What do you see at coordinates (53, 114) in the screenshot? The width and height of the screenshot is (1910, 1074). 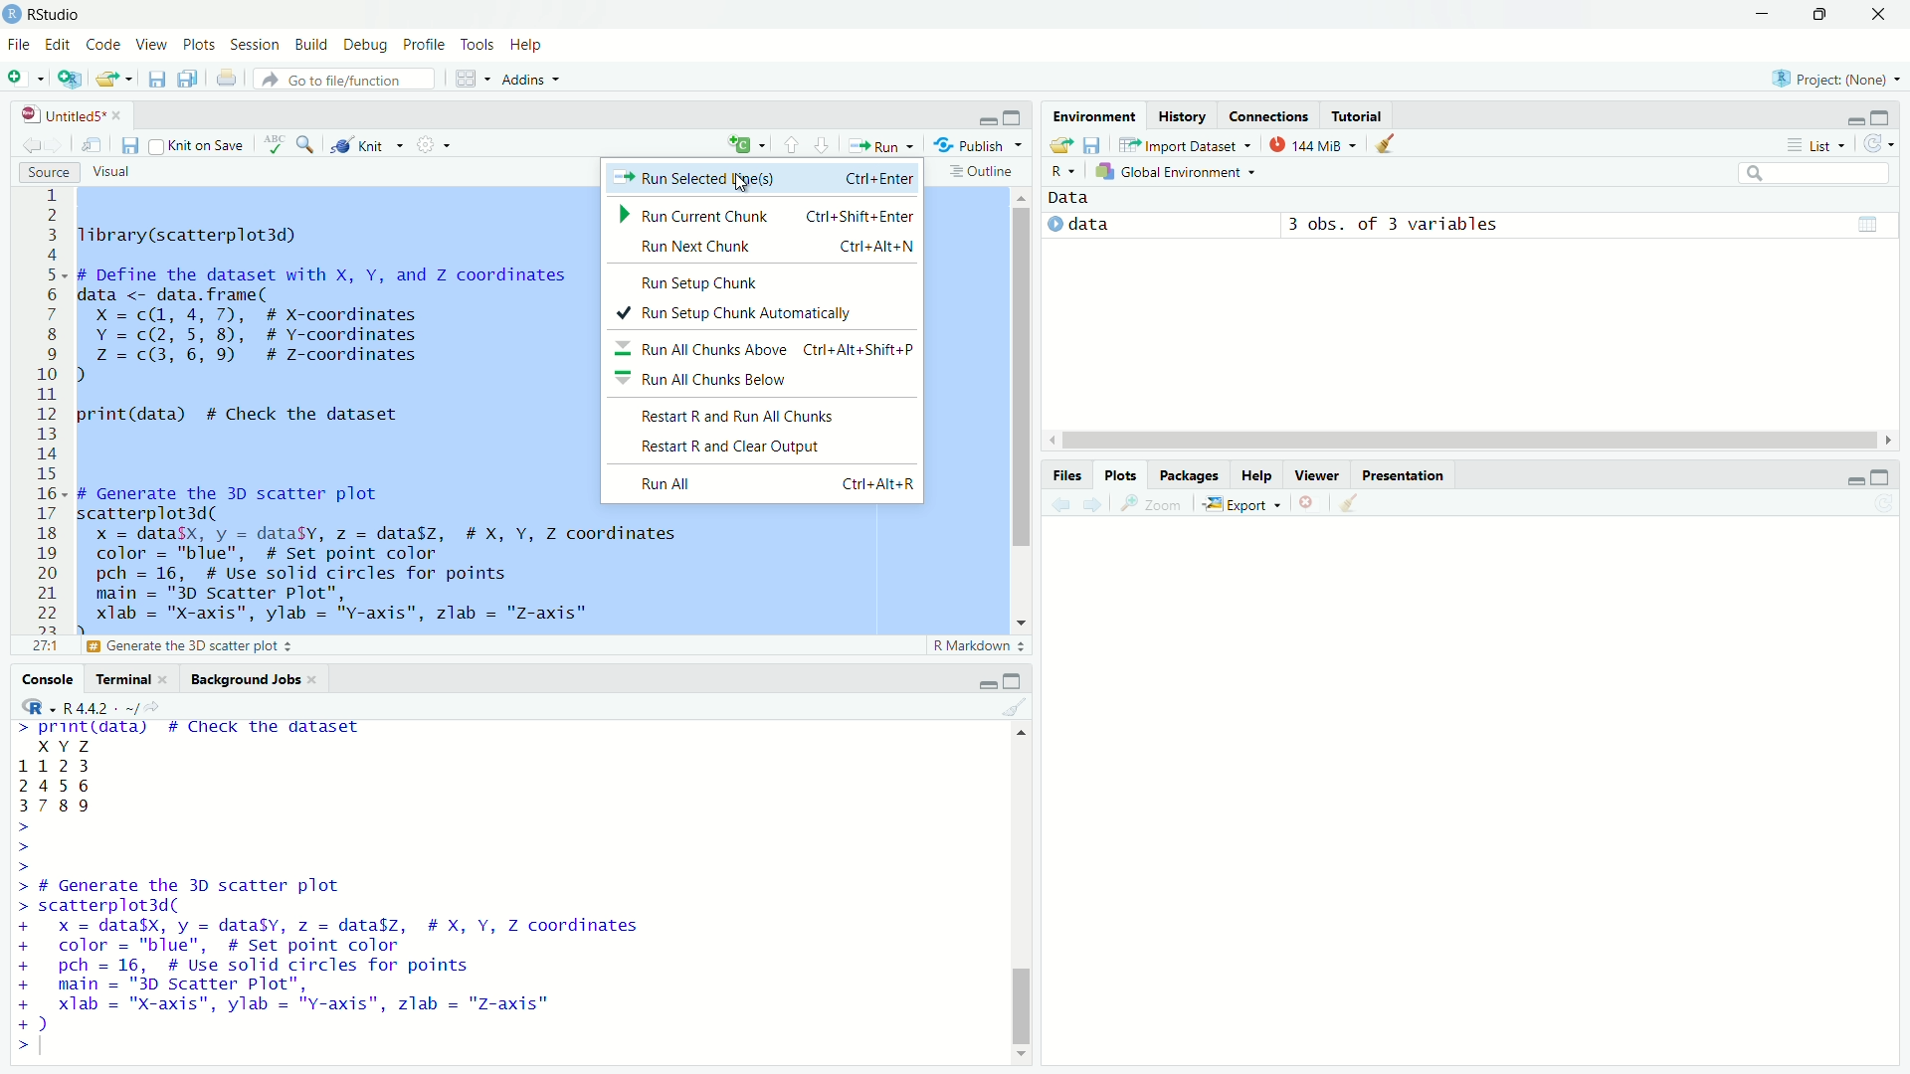 I see `untitled` at bounding box center [53, 114].